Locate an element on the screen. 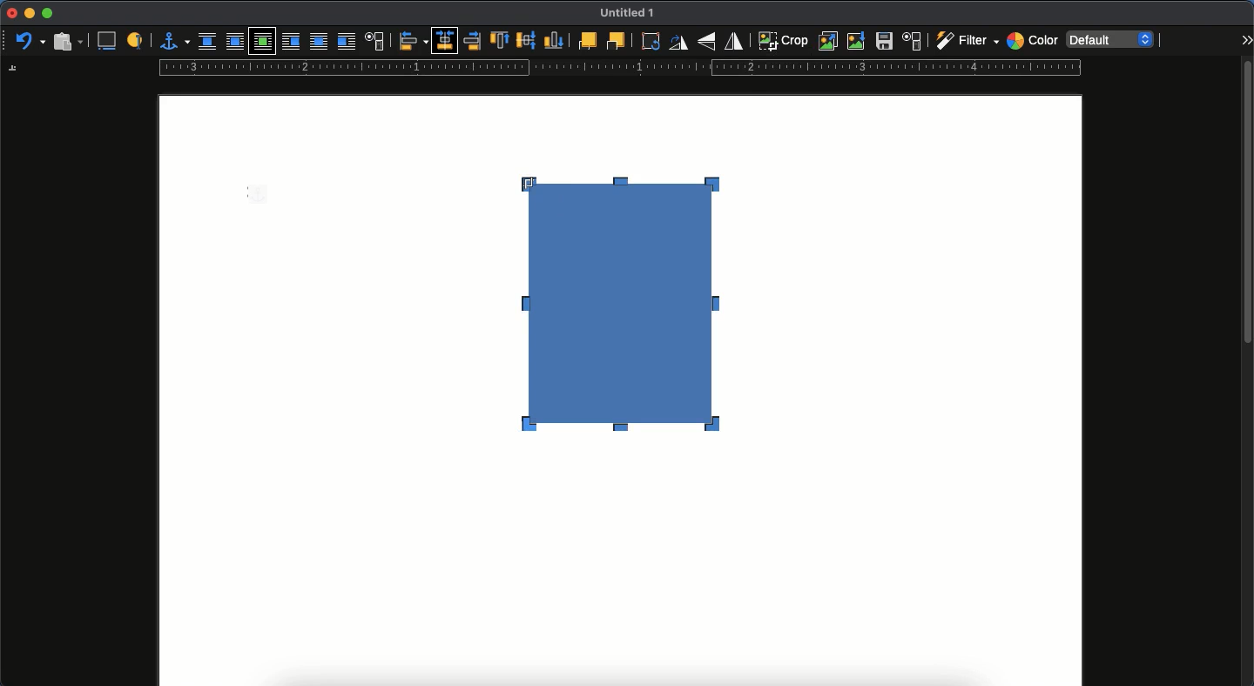  minimize is located at coordinates (29, 13).